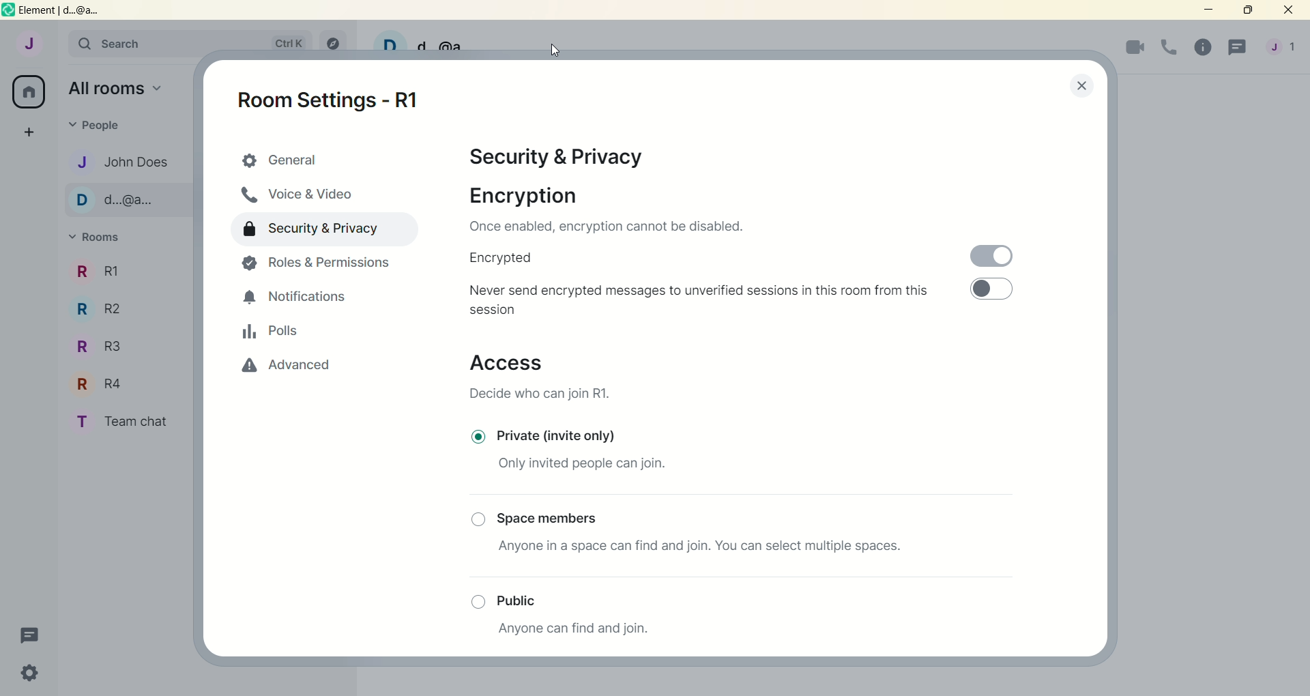 Image resolution: width=1310 pixels, height=696 pixels. What do you see at coordinates (562, 433) in the screenshot?
I see `private (invite only)` at bounding box center [562, 433].